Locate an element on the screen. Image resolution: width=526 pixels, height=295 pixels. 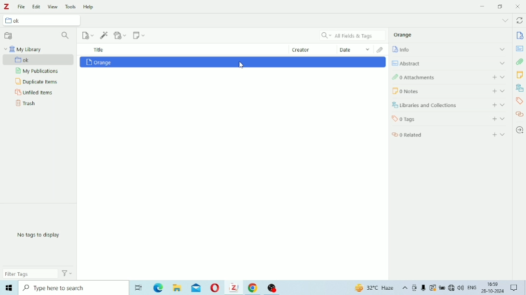
Meet Now is located at coordinates (415, 288).